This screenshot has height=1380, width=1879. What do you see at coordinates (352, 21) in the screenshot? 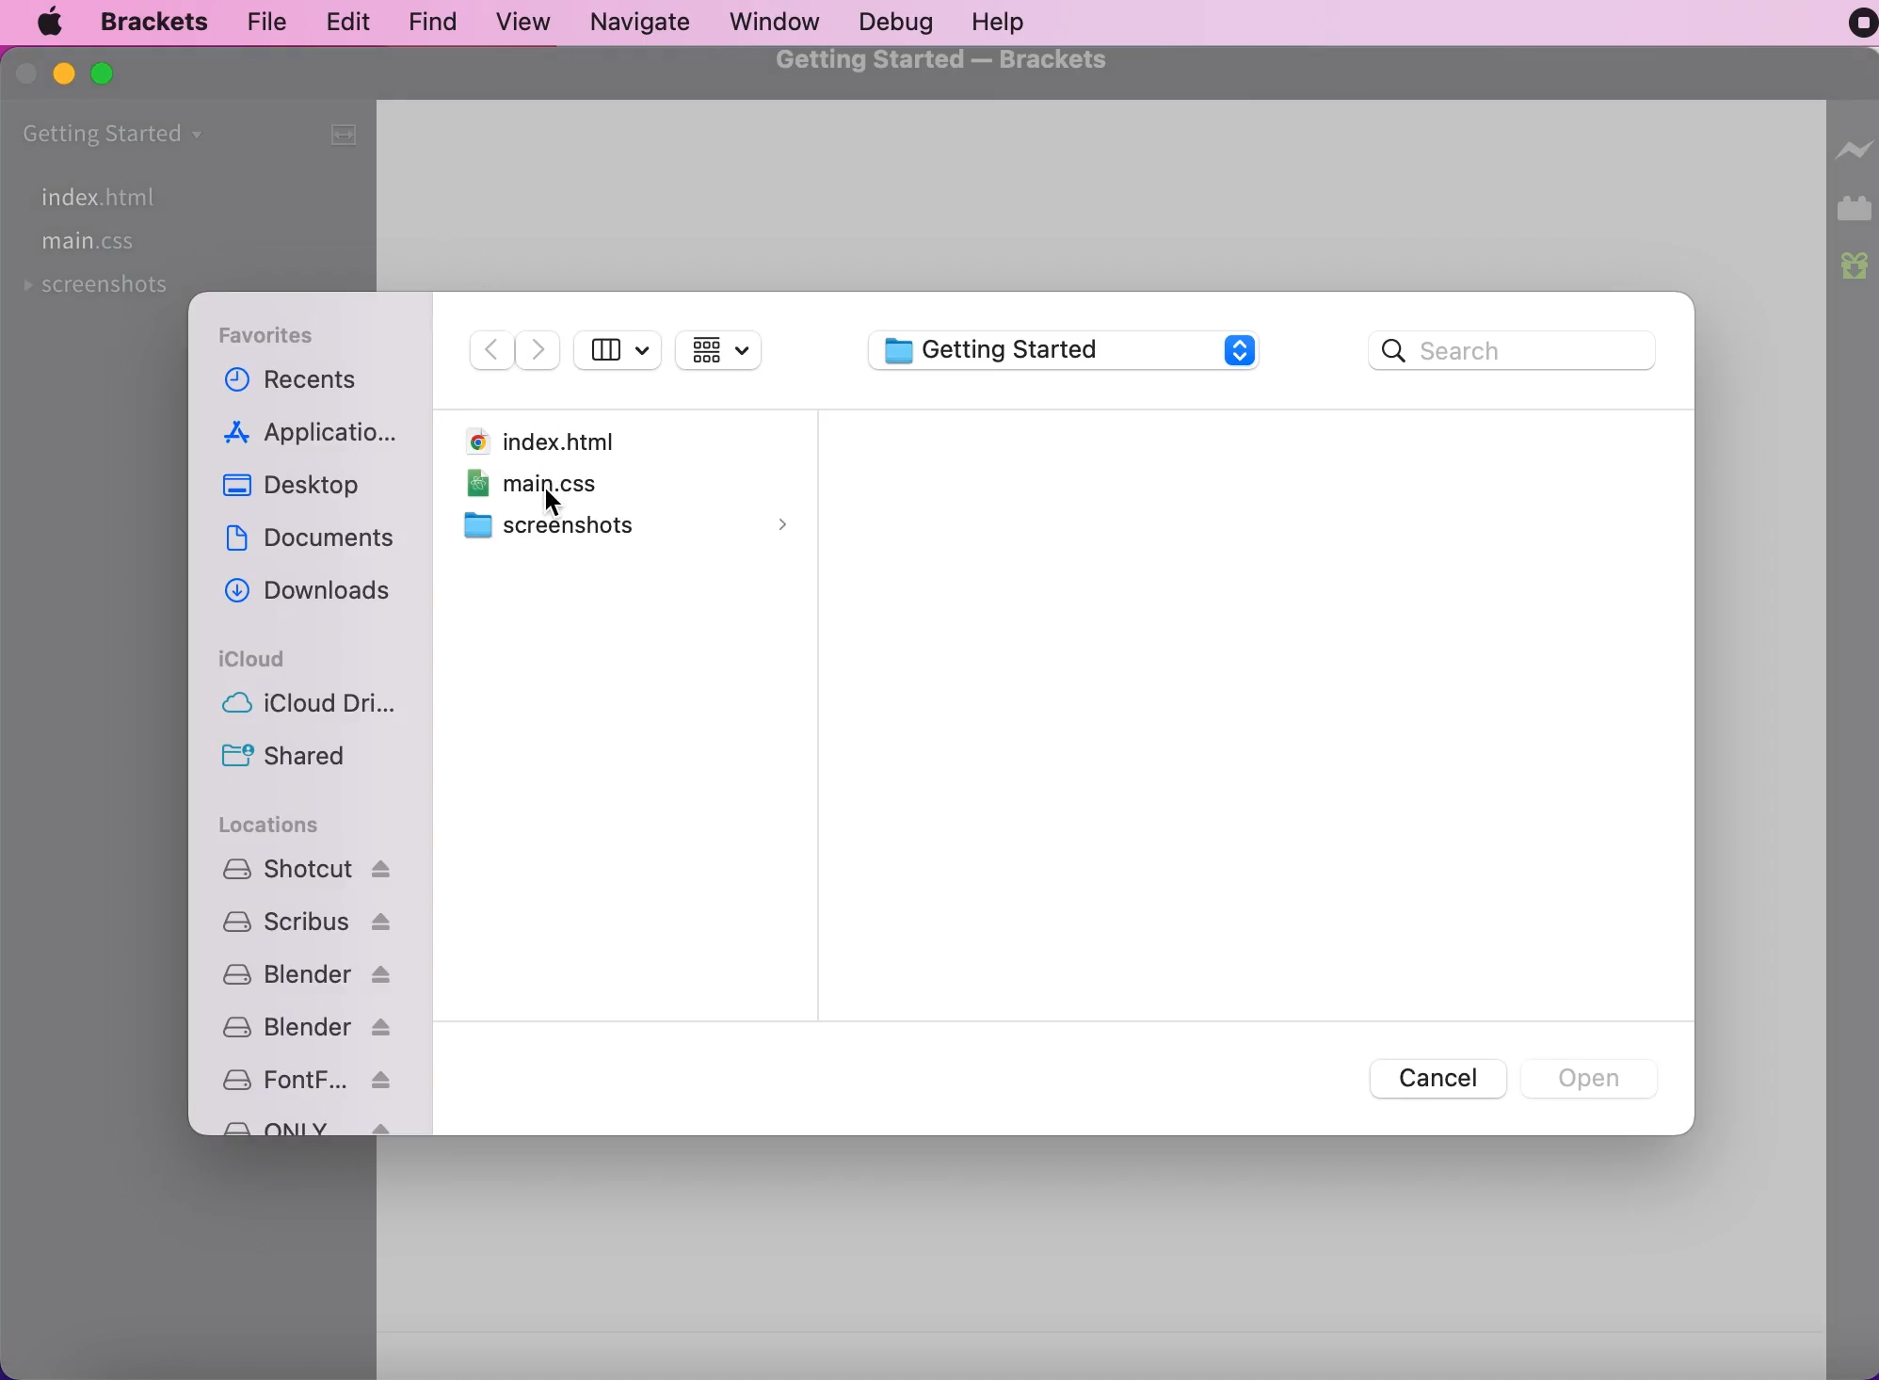
I see `edit` at bounding box center [352, 21].